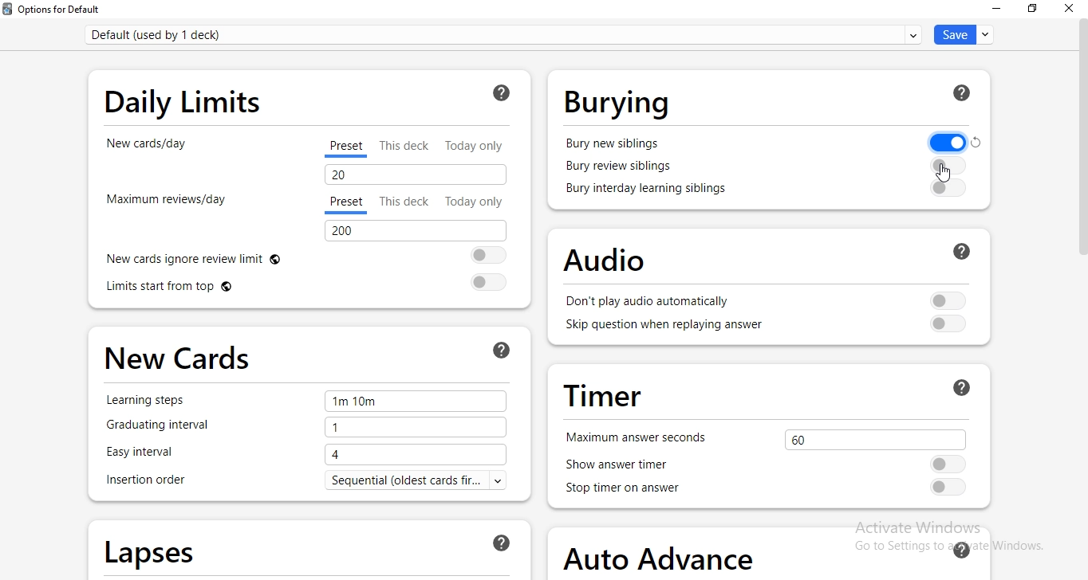 Image resolution: width=1088 pixels, height=580 pixels. What do you see at coordinates (408, 146) in the screenshot?
I see `this deck` at bounding box center [408, 146].